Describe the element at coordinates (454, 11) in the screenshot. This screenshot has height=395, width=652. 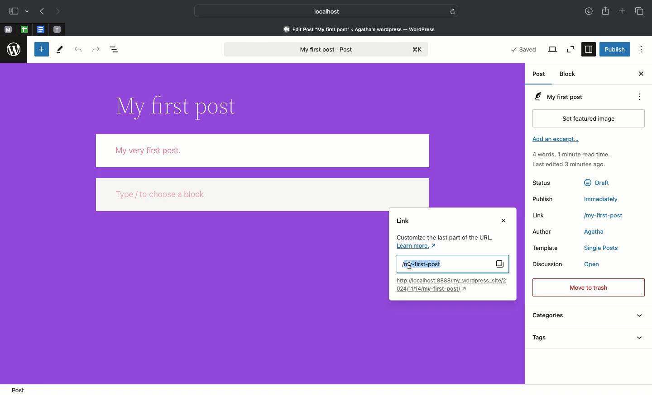
I see `refresh` at that location.